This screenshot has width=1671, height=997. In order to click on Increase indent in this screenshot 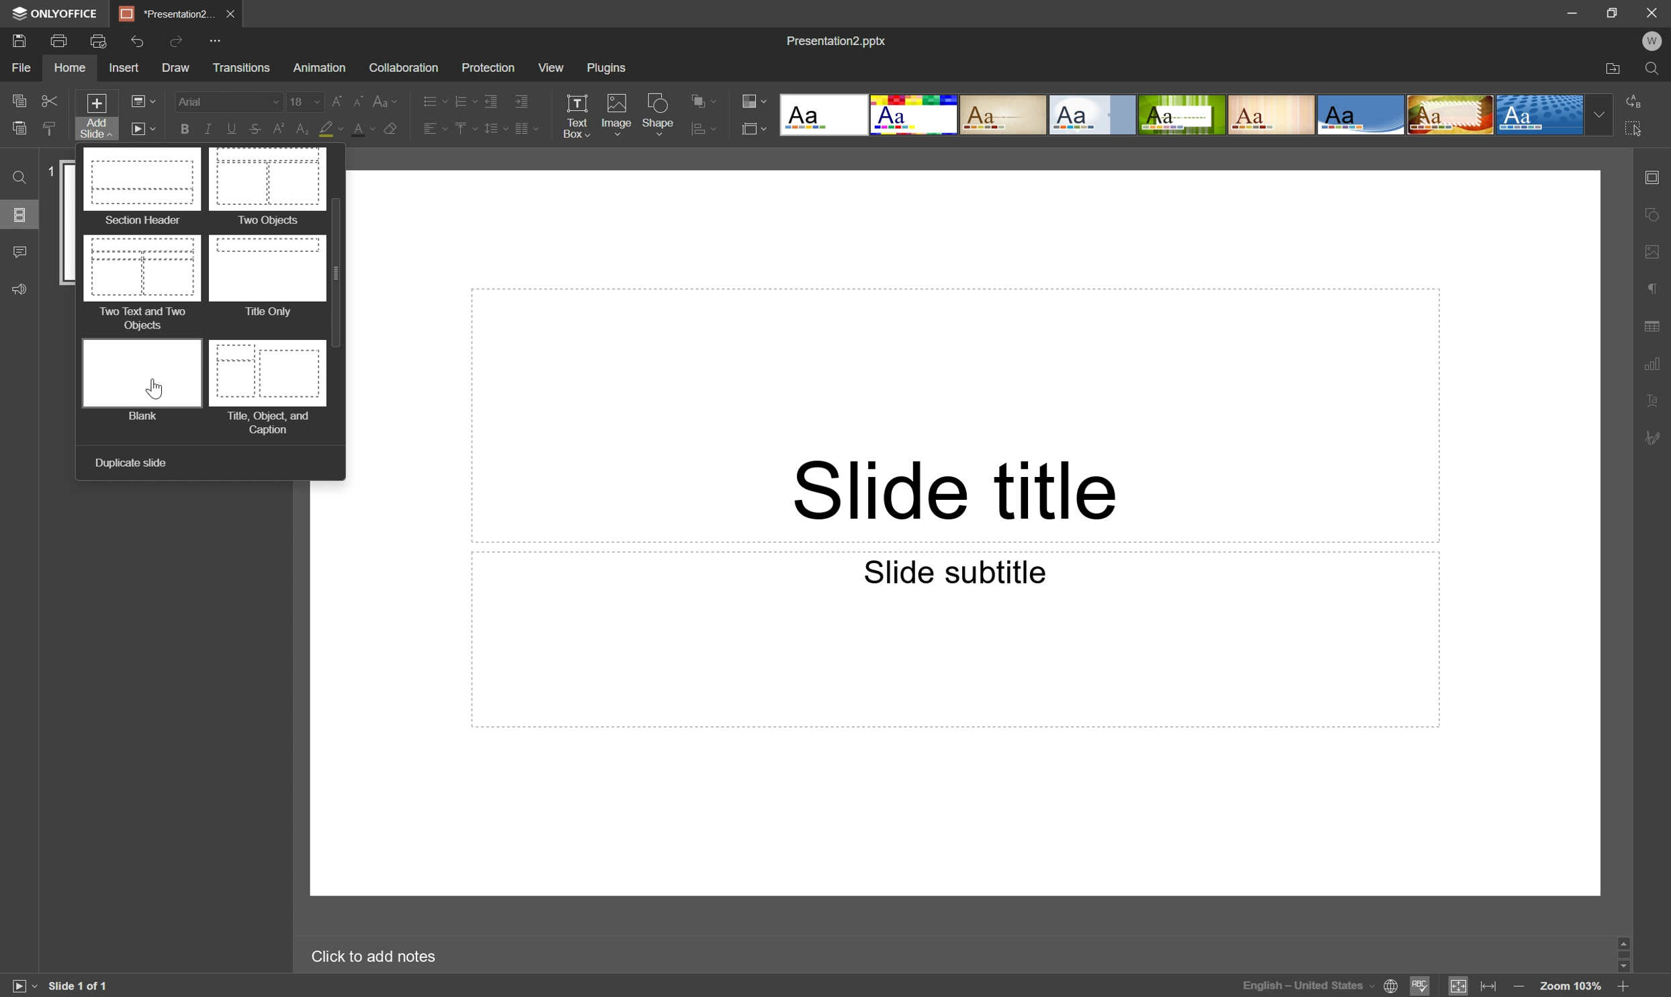, I will do `click(523, 99)`.